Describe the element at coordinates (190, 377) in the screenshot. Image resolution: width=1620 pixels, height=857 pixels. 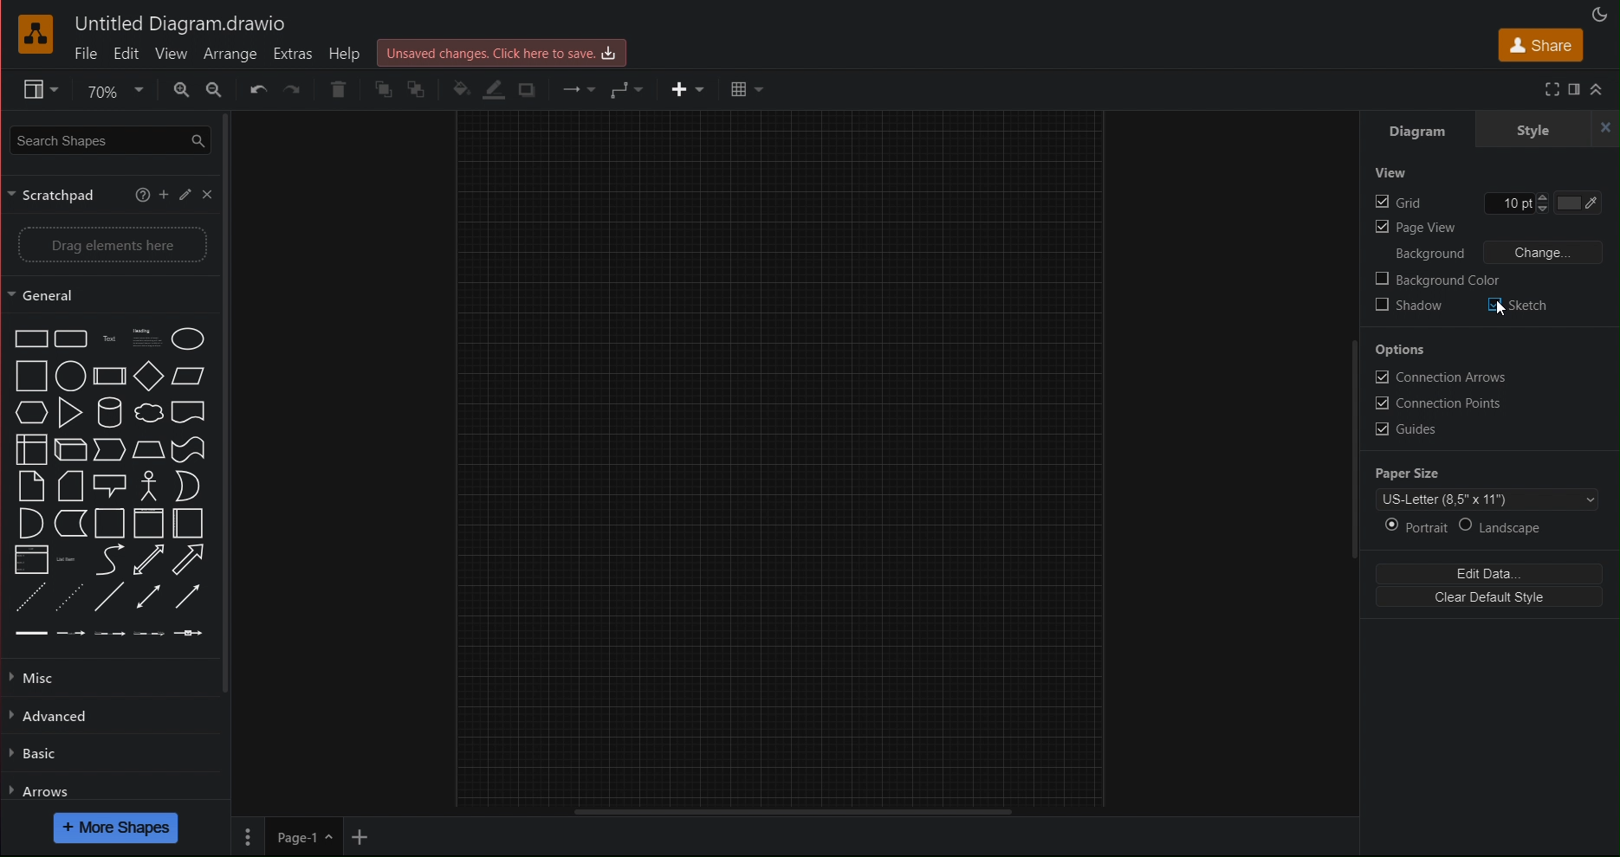
I see `parallelogram` at that location.